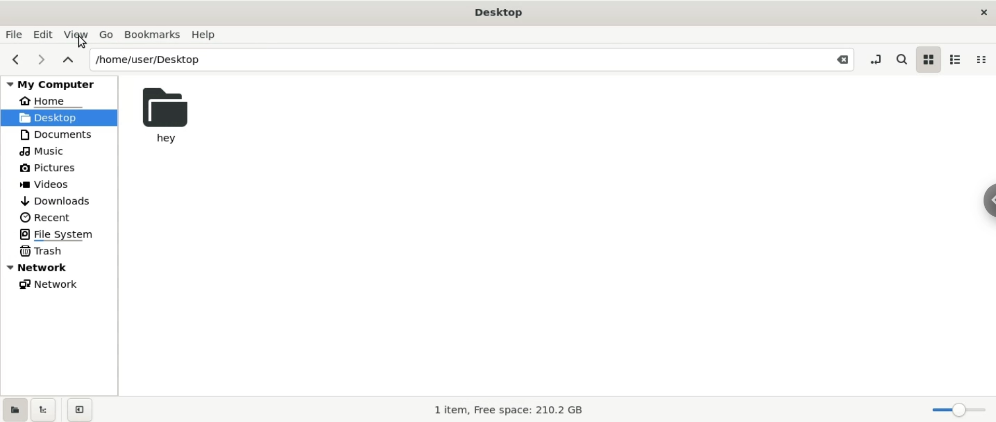  What do you see at coordinates (48, 184) in the screenshot?
I see `Videos` at bounding box center [48, 184].